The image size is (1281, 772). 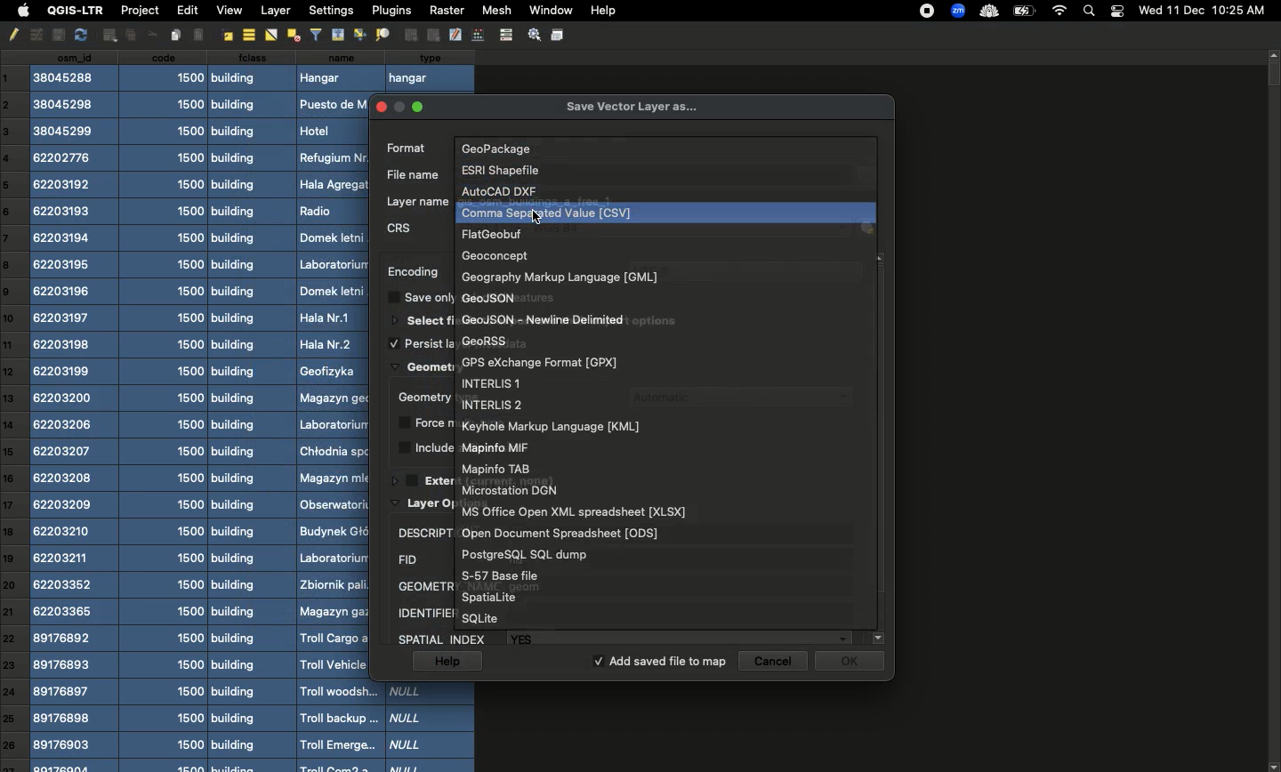 I want to click on Insert Ellipse, so click(x=108, y=35).